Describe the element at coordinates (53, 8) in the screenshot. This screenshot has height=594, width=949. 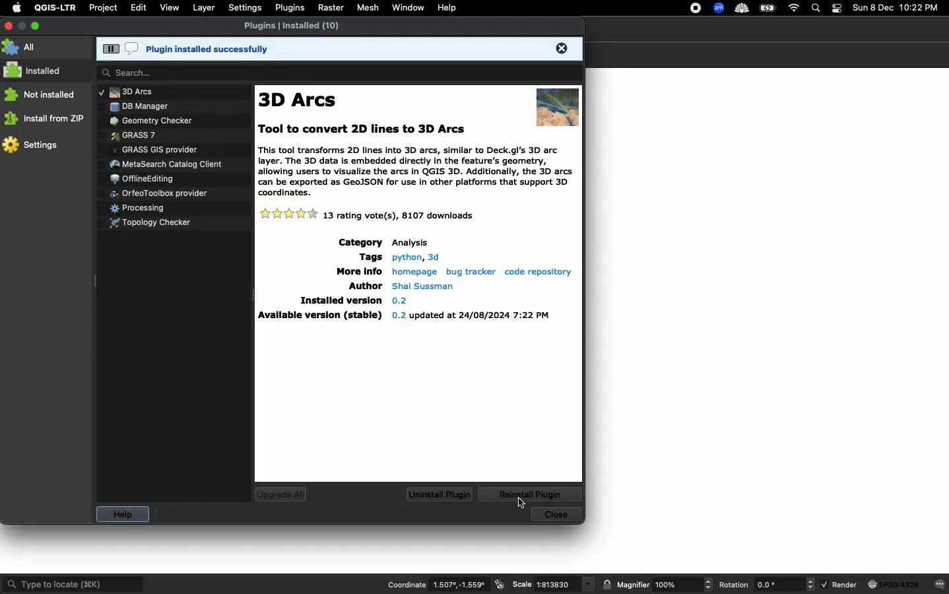
I see `QGIS` at that location.